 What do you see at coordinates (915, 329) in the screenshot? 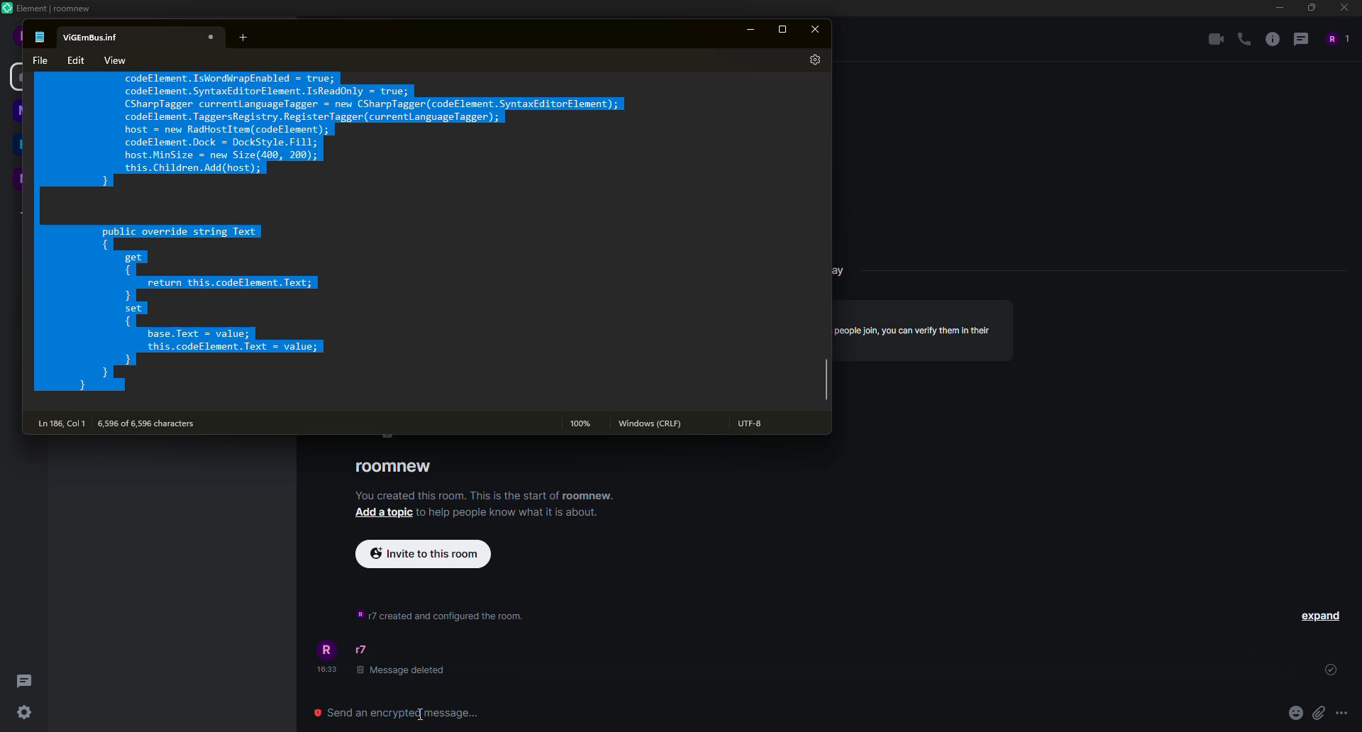
I see `info` at bounding box center [915, 329].